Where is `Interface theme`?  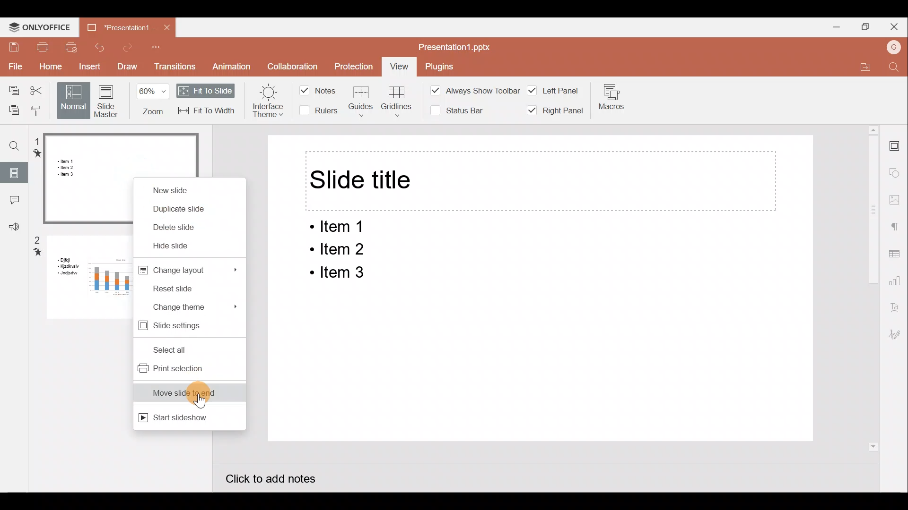 Interface theme is located at coordinates (269, 100).